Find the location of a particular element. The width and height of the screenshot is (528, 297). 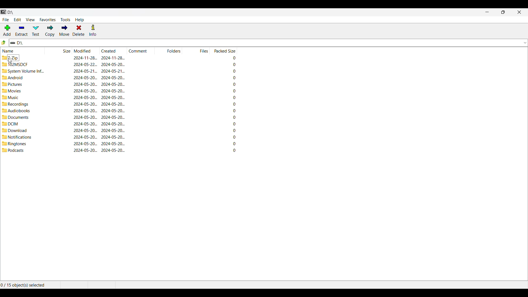

Favorites menu is located at coordinates (48, 20).